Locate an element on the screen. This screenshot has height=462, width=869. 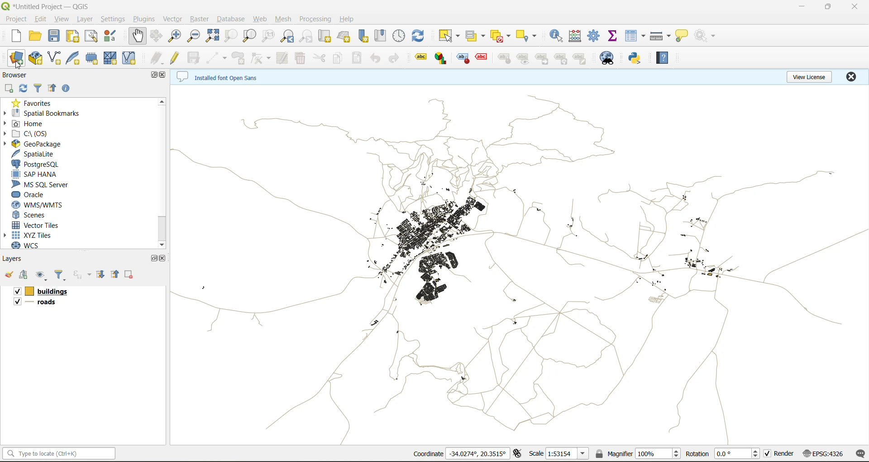
save is located at coordinates (56, 36).